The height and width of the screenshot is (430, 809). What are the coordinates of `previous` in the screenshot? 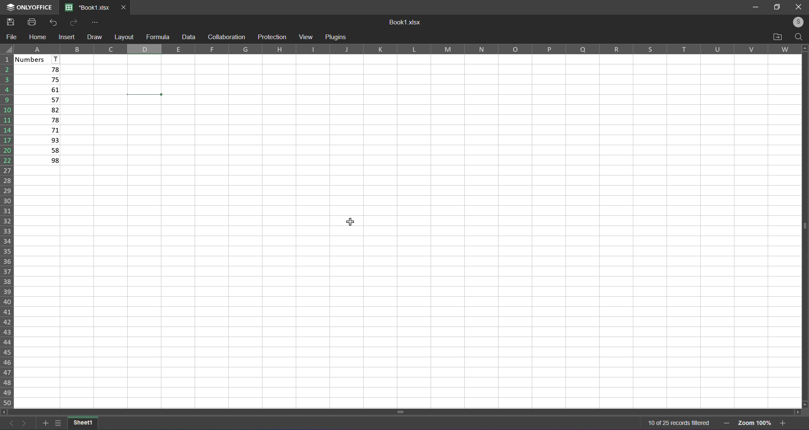 It's located at (9, 422).